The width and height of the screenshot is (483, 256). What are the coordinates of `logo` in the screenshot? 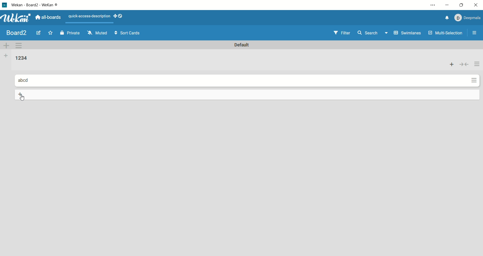 It's located at (6, 4).